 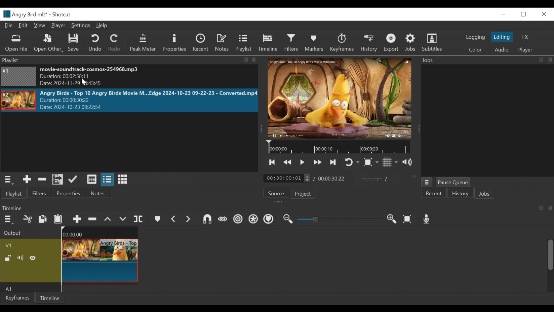 What do you see at coordinates (76, 219) in the screenshot?
I see `Append` at bounding box center [76, 219].